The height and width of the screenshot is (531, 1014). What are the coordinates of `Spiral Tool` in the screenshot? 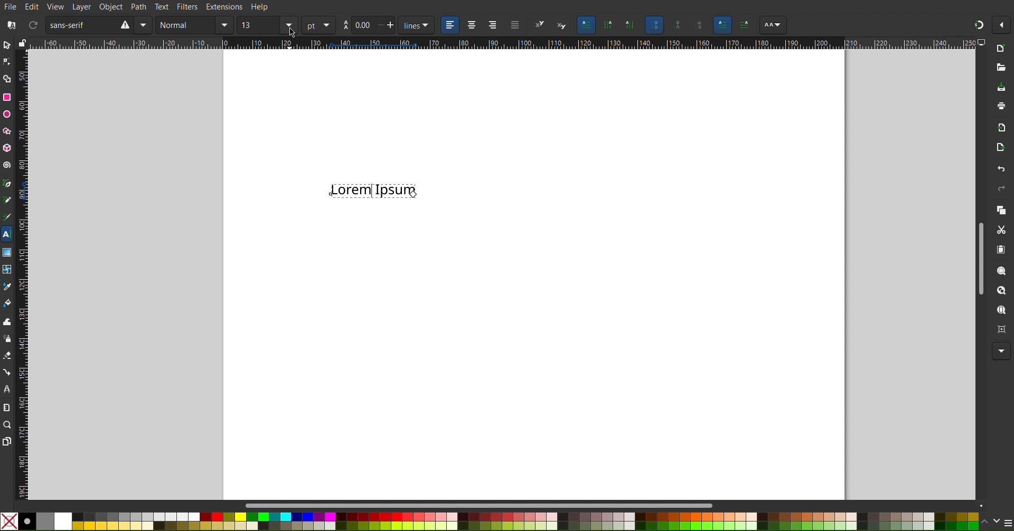 It's located at (7, 164).